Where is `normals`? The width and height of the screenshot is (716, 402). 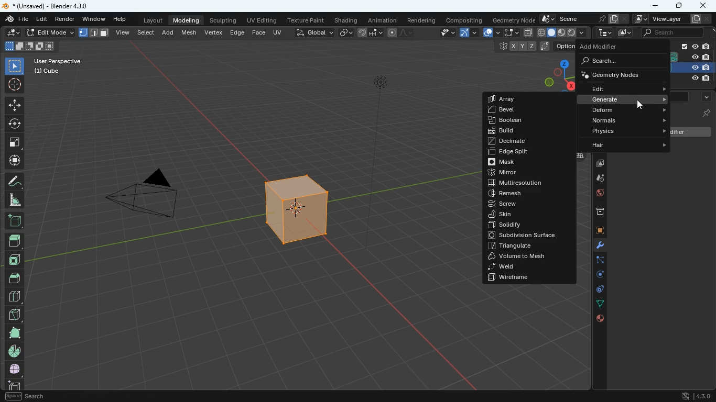
normals is located at coordinates (616, 120).